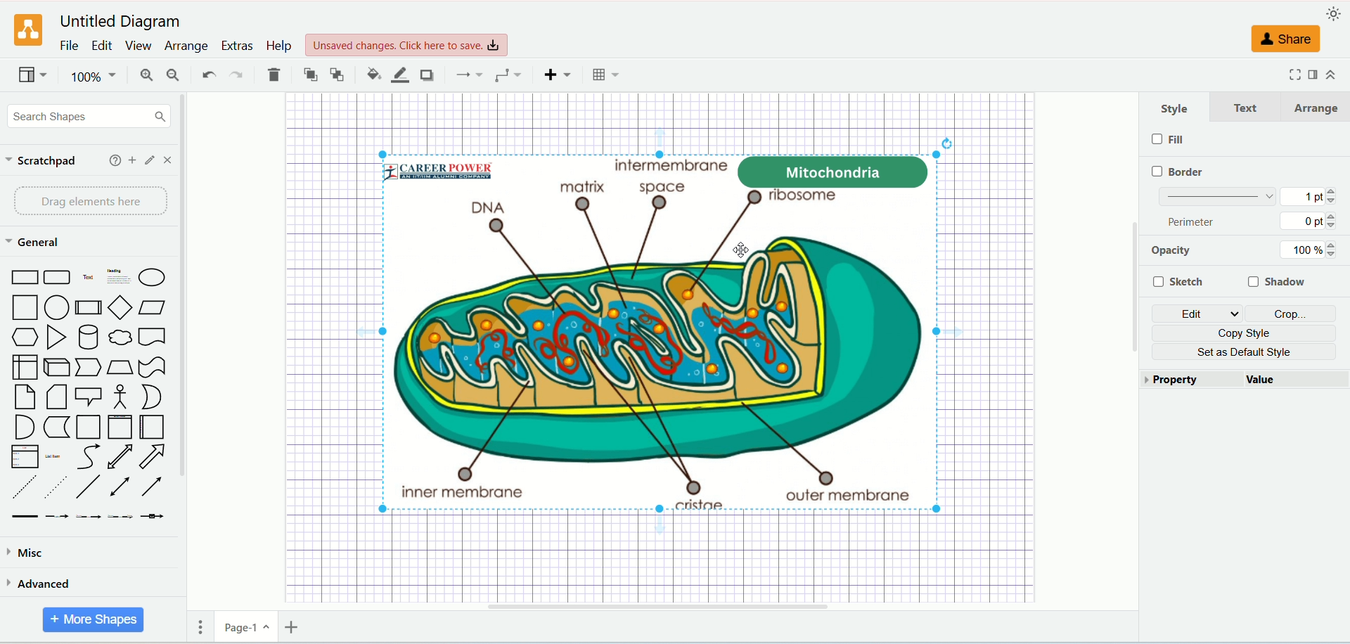 Image resolution: width=1350 pixels, height=644 pixels. I want to click on Directional Connector, so click(155, 489).